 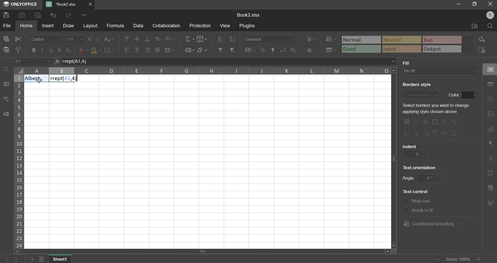 What do you see at coordinates (43, 50) in the screenshot?
I see `italic` at bounding box center [43, 50].